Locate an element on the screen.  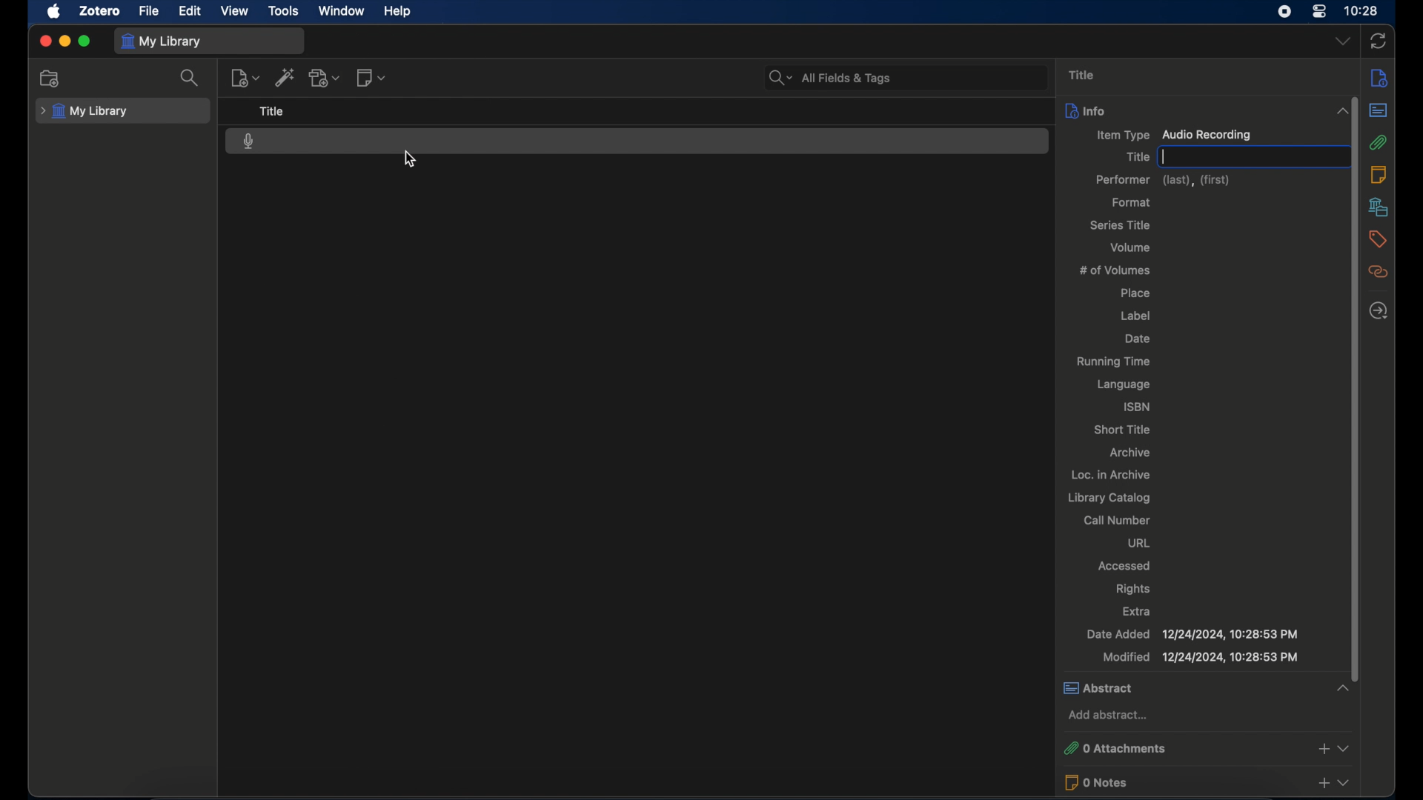
place is located at coordinates (1135, 294).